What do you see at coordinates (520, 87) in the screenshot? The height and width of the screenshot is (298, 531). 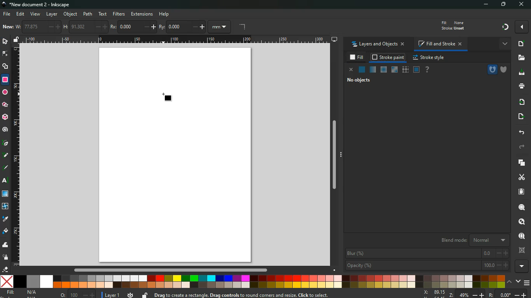 I see `print` at bounding box center [520, 87].